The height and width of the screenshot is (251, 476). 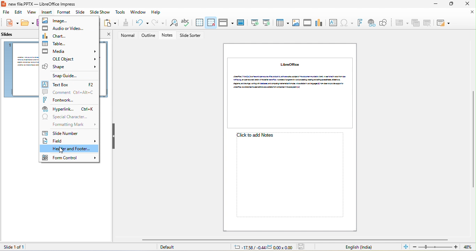 What do you see at coordinates (70, 67) in the screenshot?
I see `shape` at bounding box center [70, 67].